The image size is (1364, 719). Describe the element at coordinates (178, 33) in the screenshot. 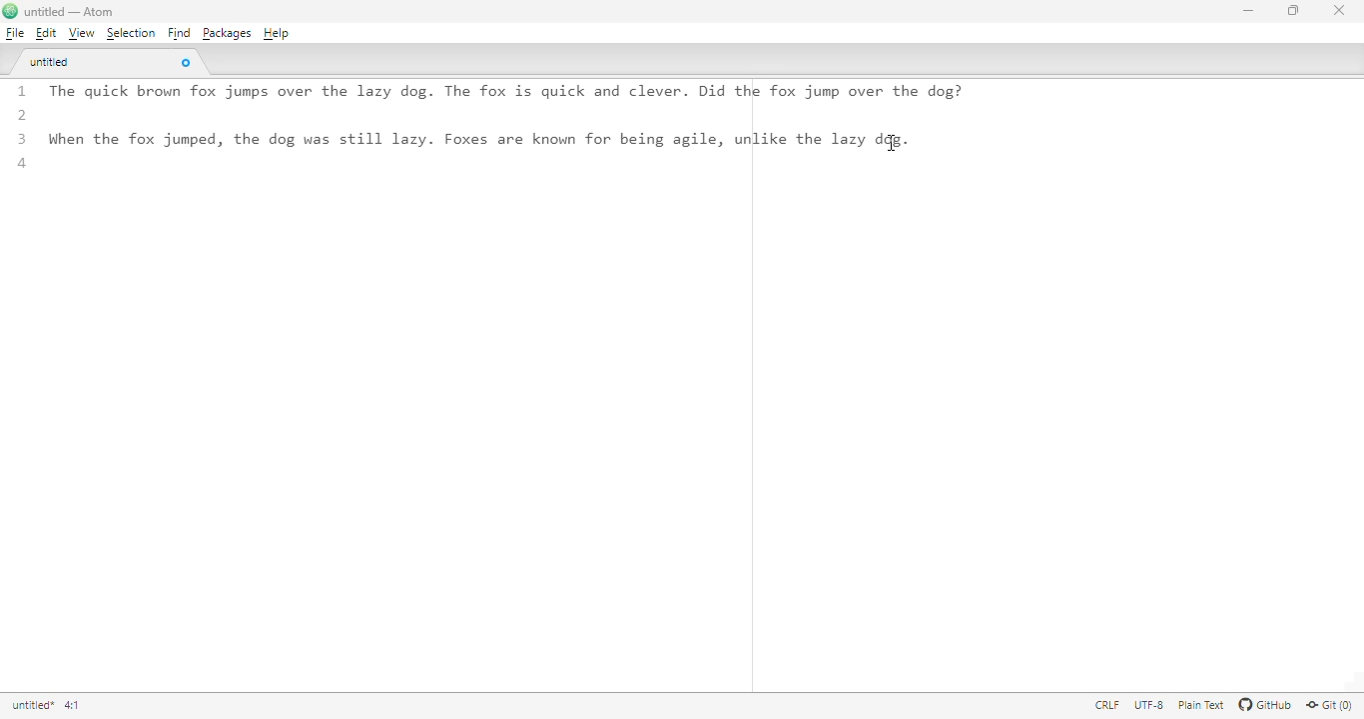

I see `find` at that location.